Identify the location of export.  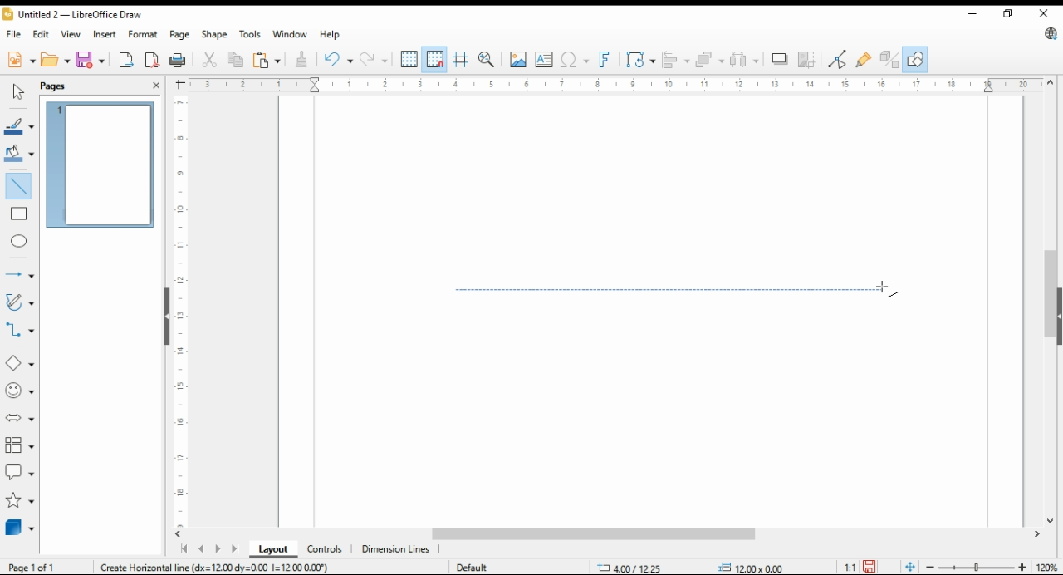
(127, 59).